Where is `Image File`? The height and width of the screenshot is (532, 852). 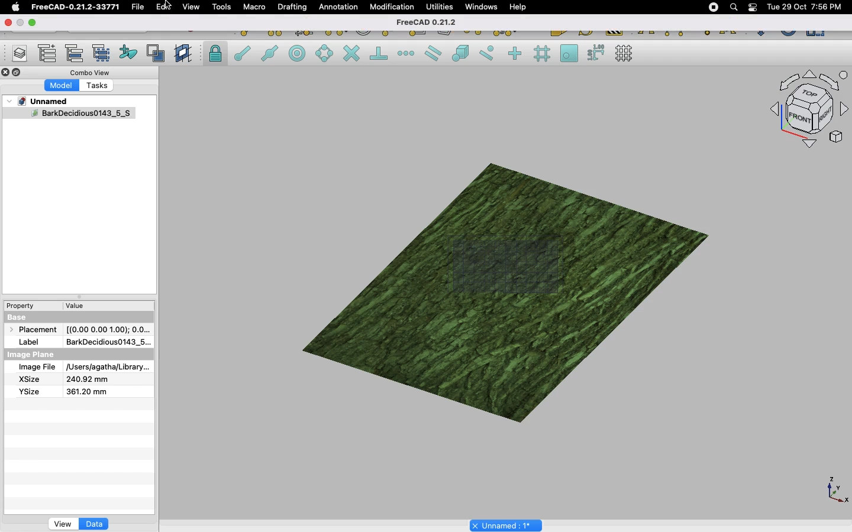 Image File is located at coordinates (37, 368).